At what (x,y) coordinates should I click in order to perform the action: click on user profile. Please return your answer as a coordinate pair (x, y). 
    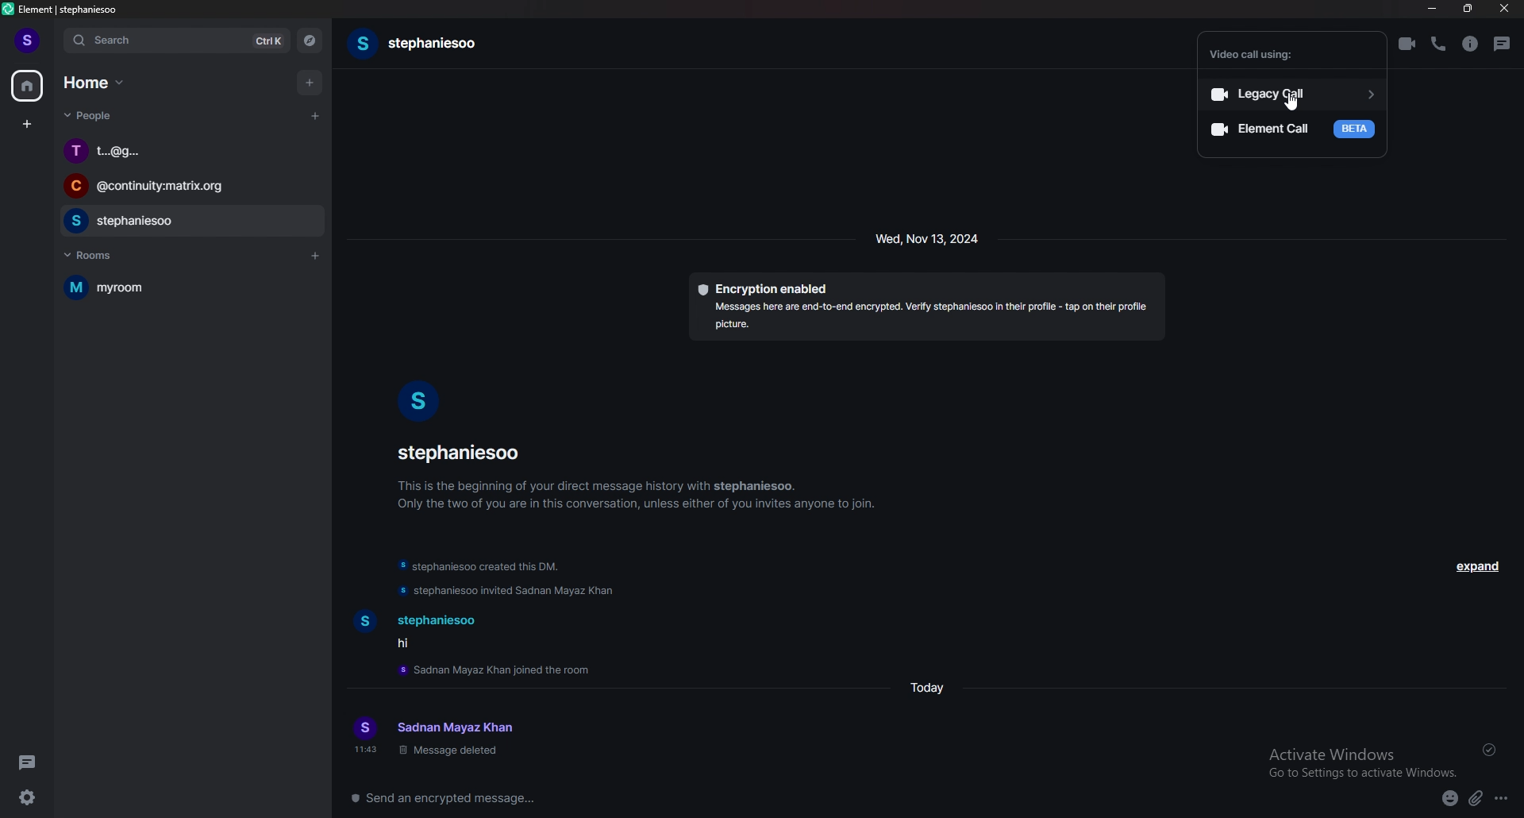
    Looking at the image, I should click on (364, 727).